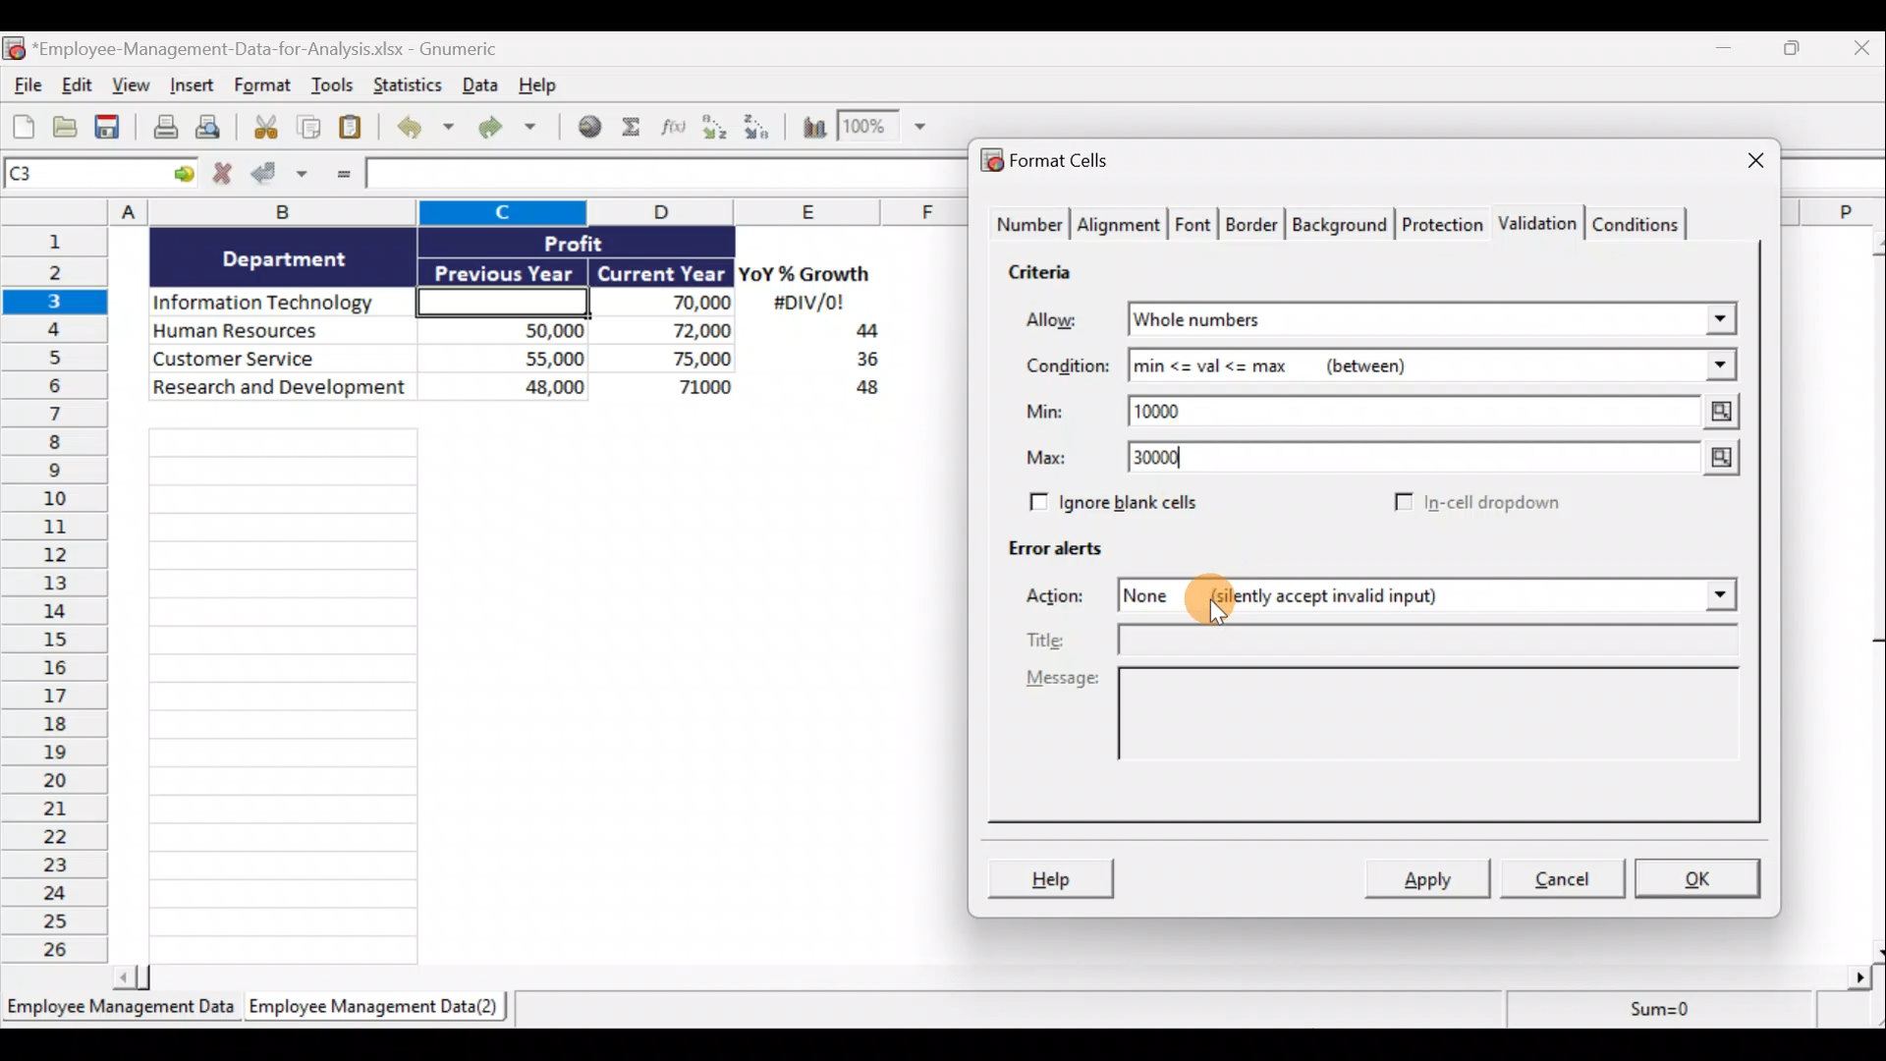  I want to click on Cell C3, so click(497, 300).